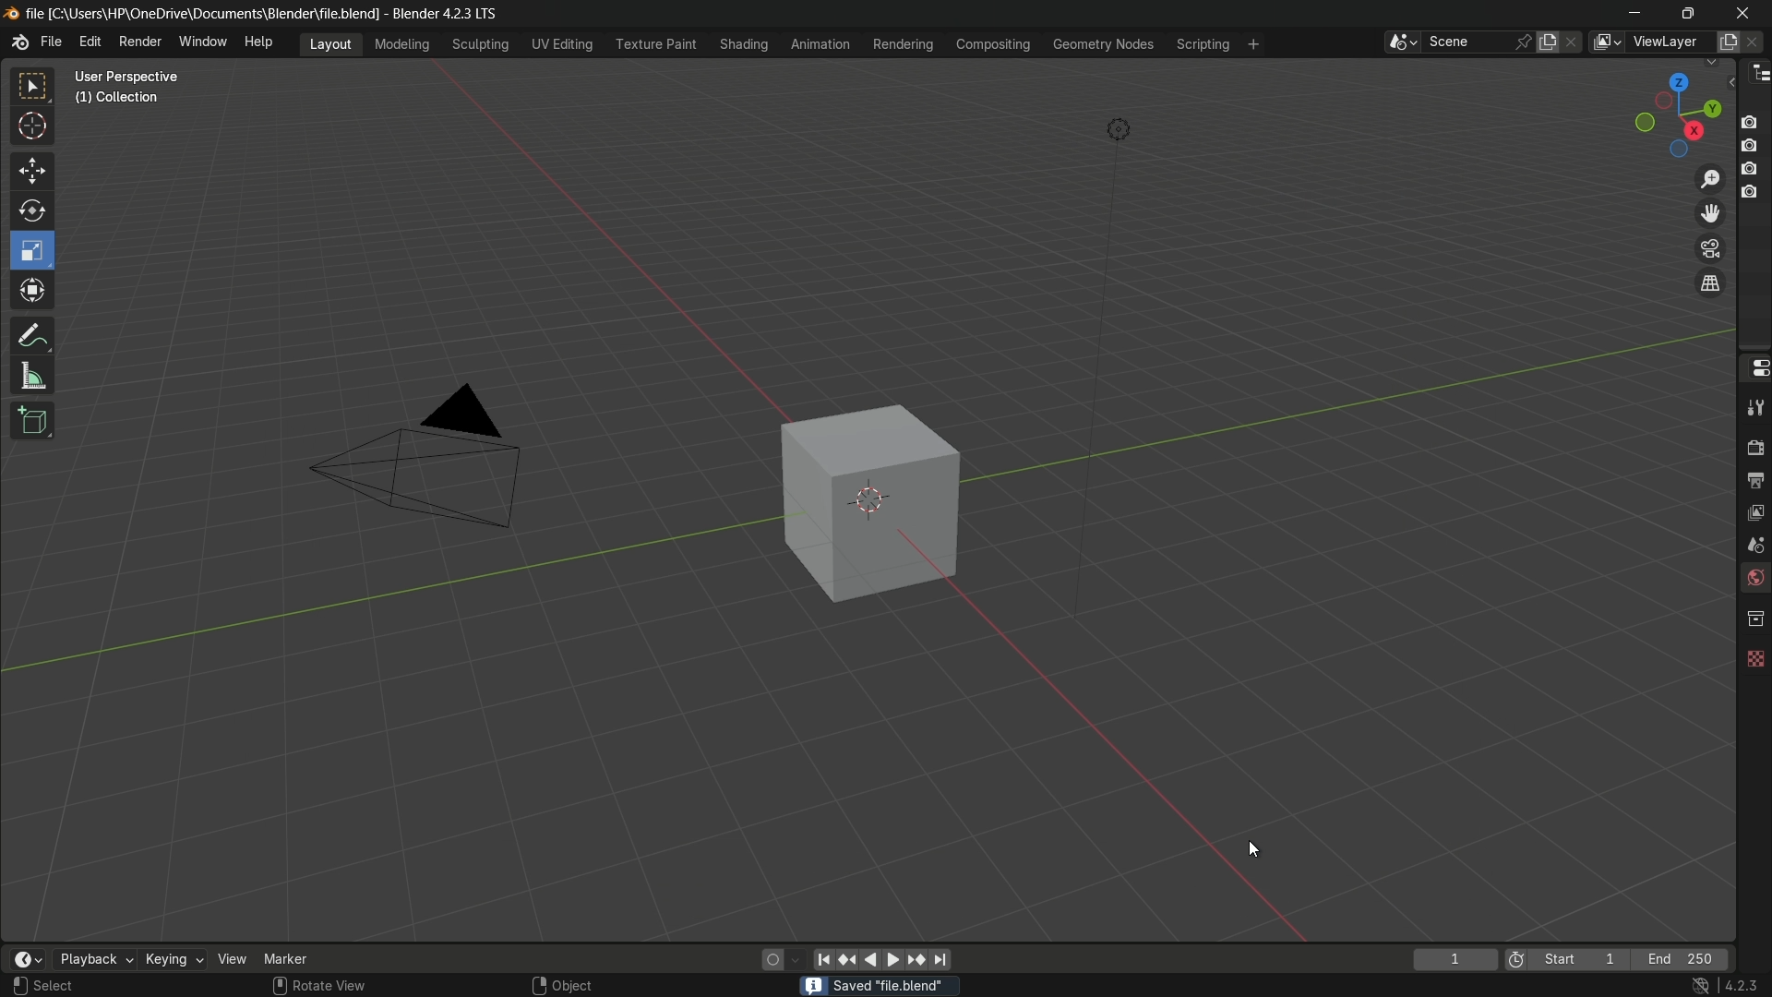 This screenshot has width=1772, height=997. What do you see at coordinates (1526, 42) in the screenshot?
I see `pin scene to workplace` at bounding box center [1526, 42].